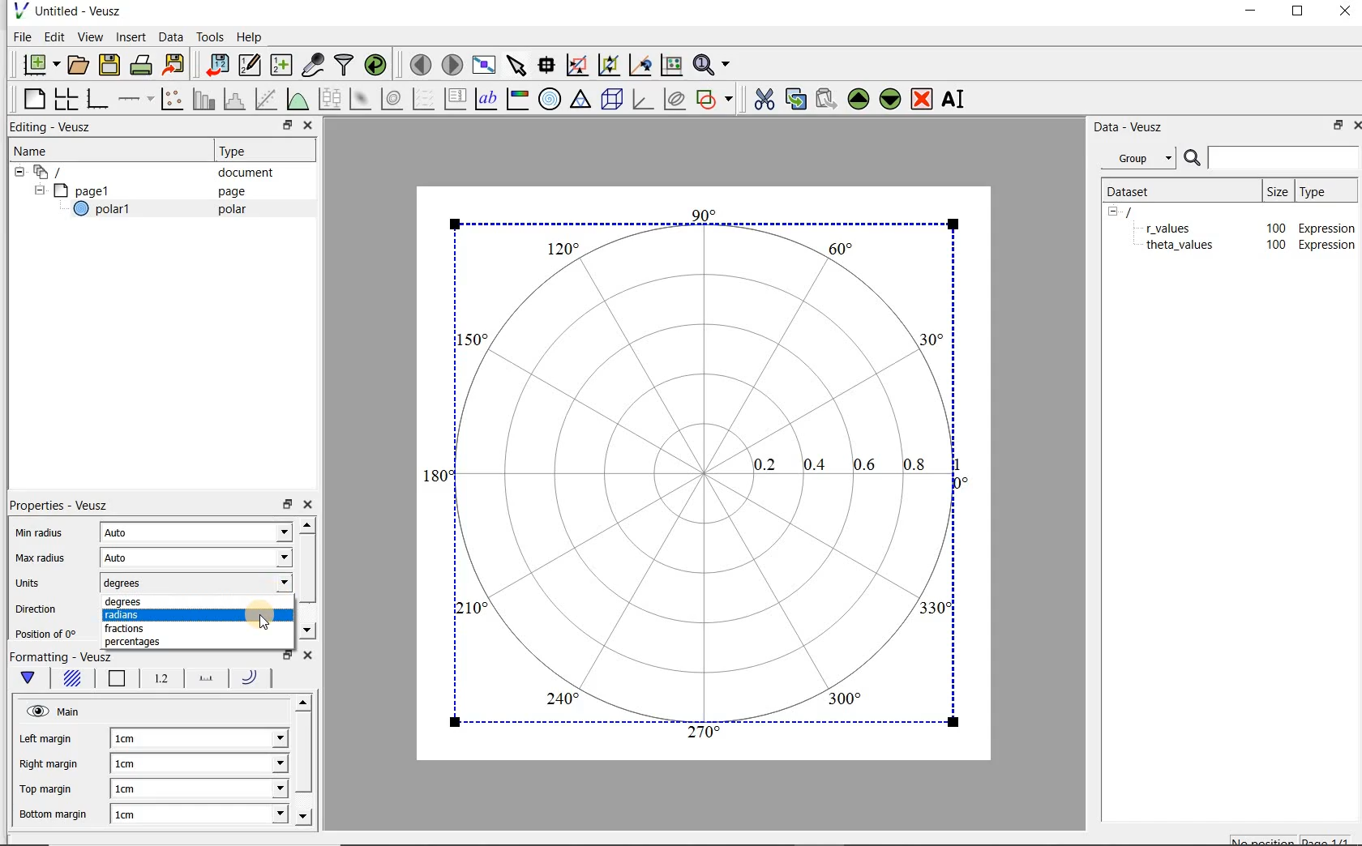 Image resolution: width=1362 pixels, height=846 pixels. I want to click on page1, so click(90, 191).